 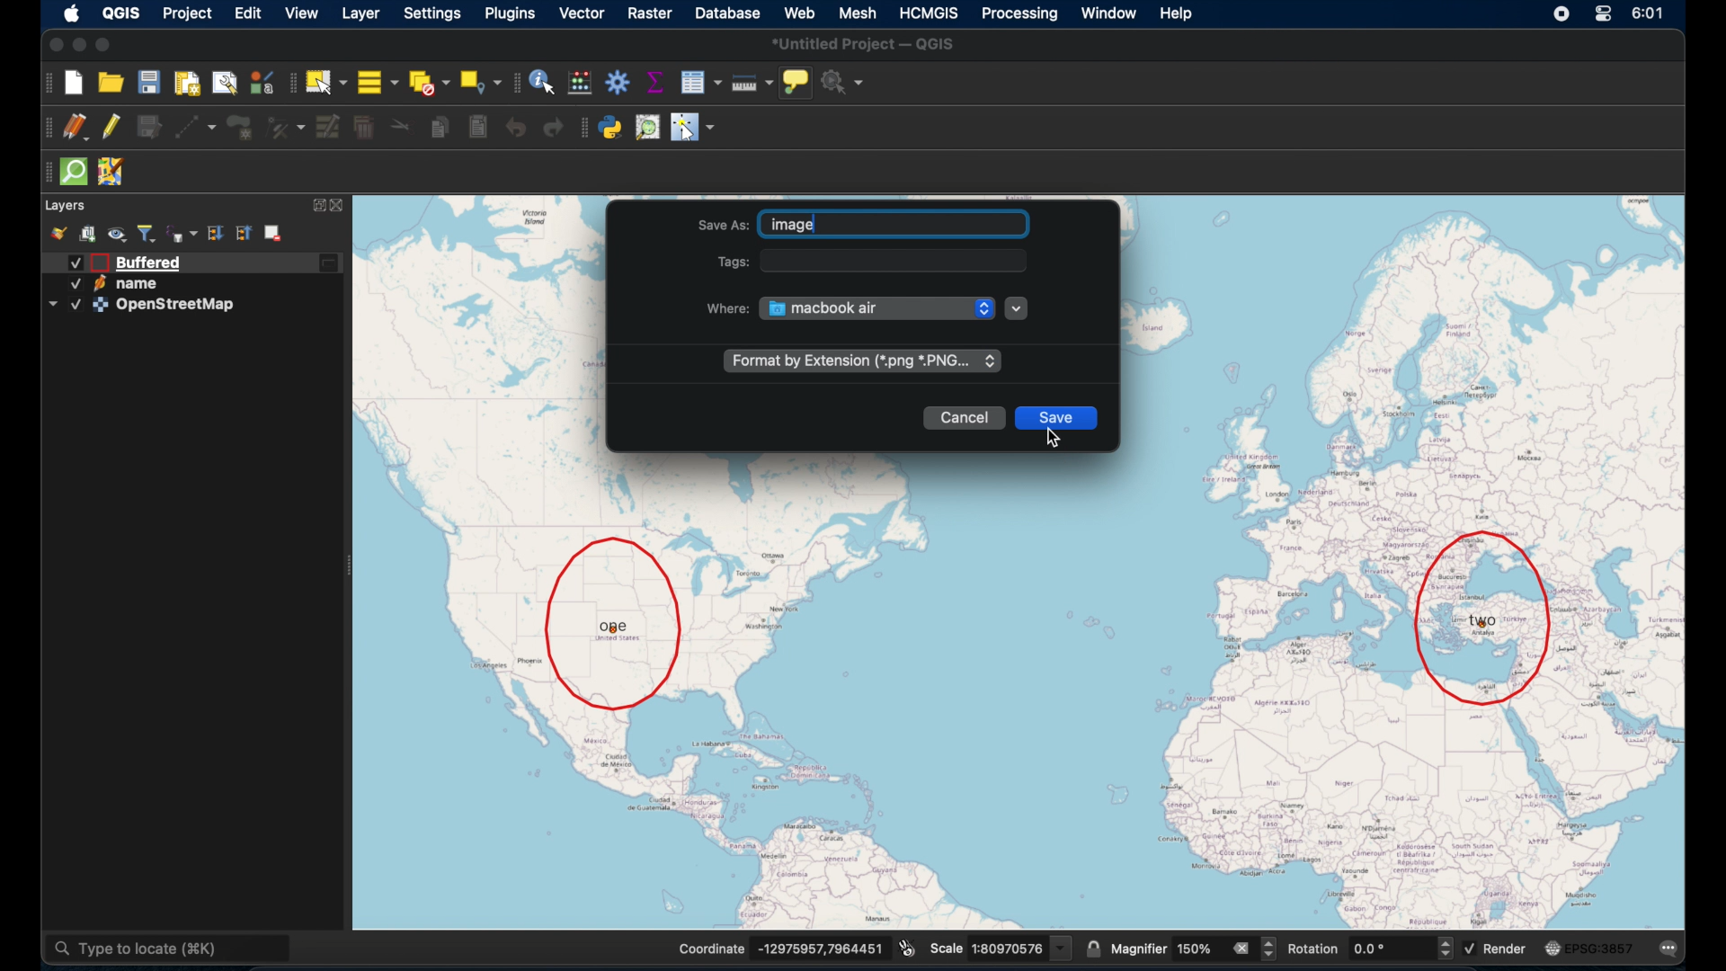 What do you see at coordinates (876, 307) in the screenshot?
I see `MacBook Air drop down menu` at bounding box center [876, 307].